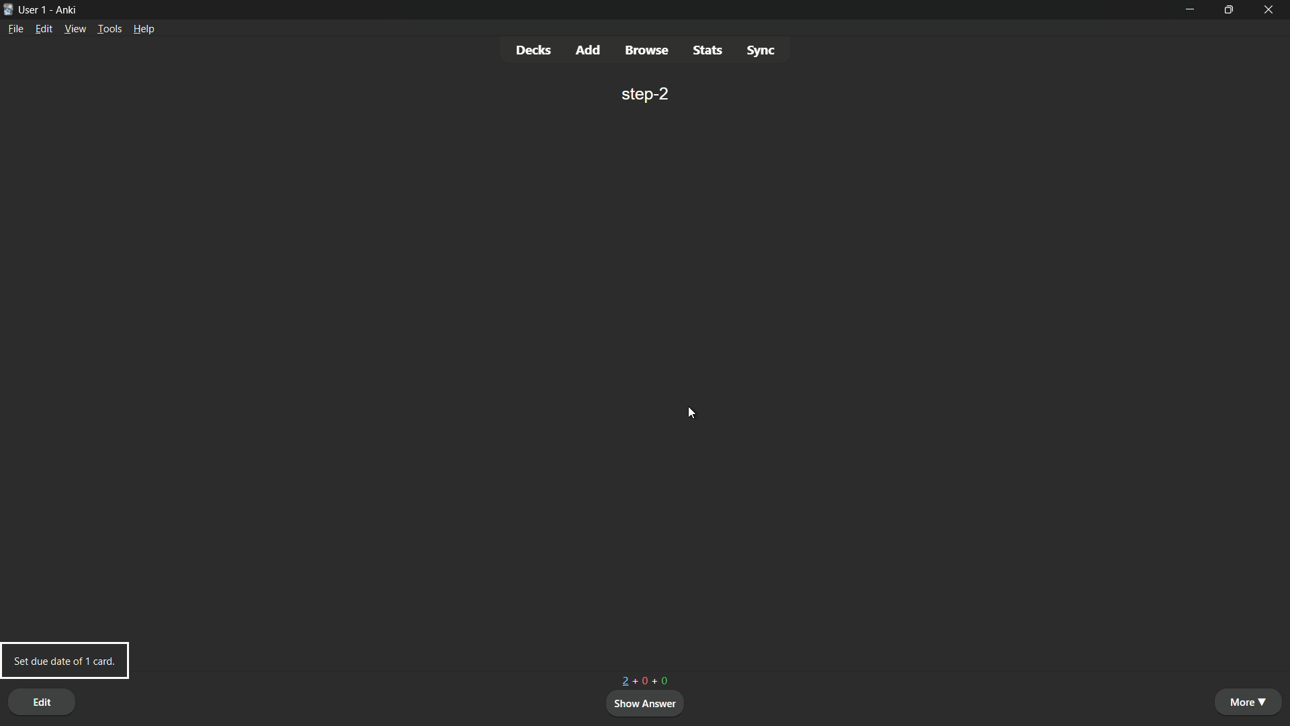 This screenshot has height=726, width=1290. Describe the element at coordinates (626, 681) in the screenshot. I see `3` at that location.